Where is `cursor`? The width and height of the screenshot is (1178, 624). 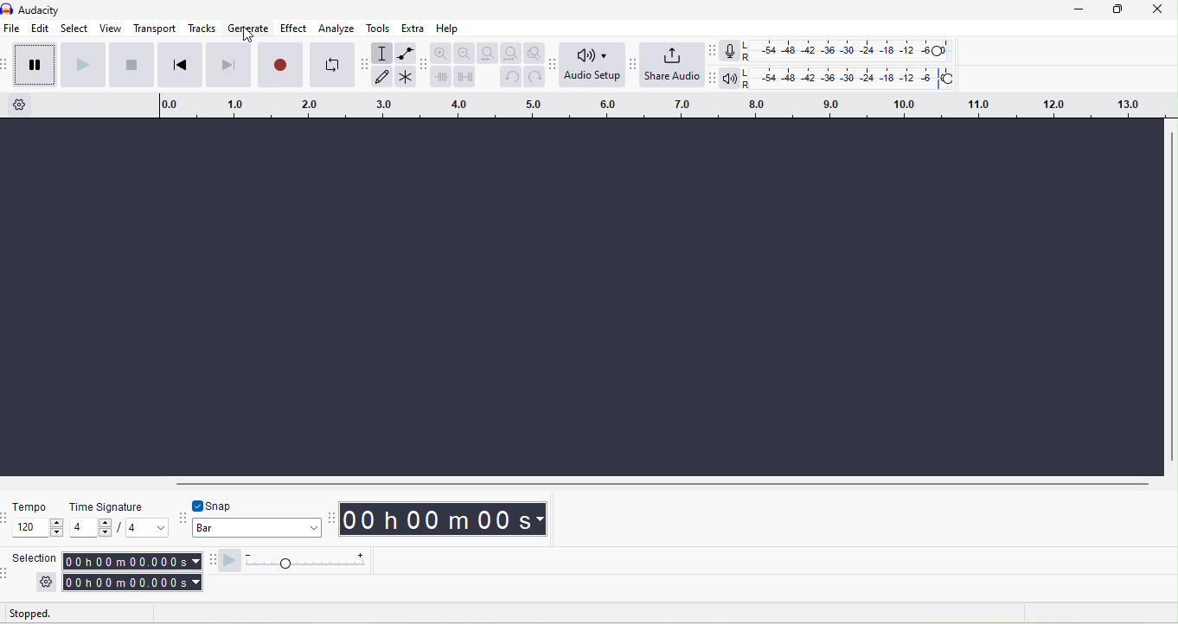
cursor is located at coordinates (248, 36).